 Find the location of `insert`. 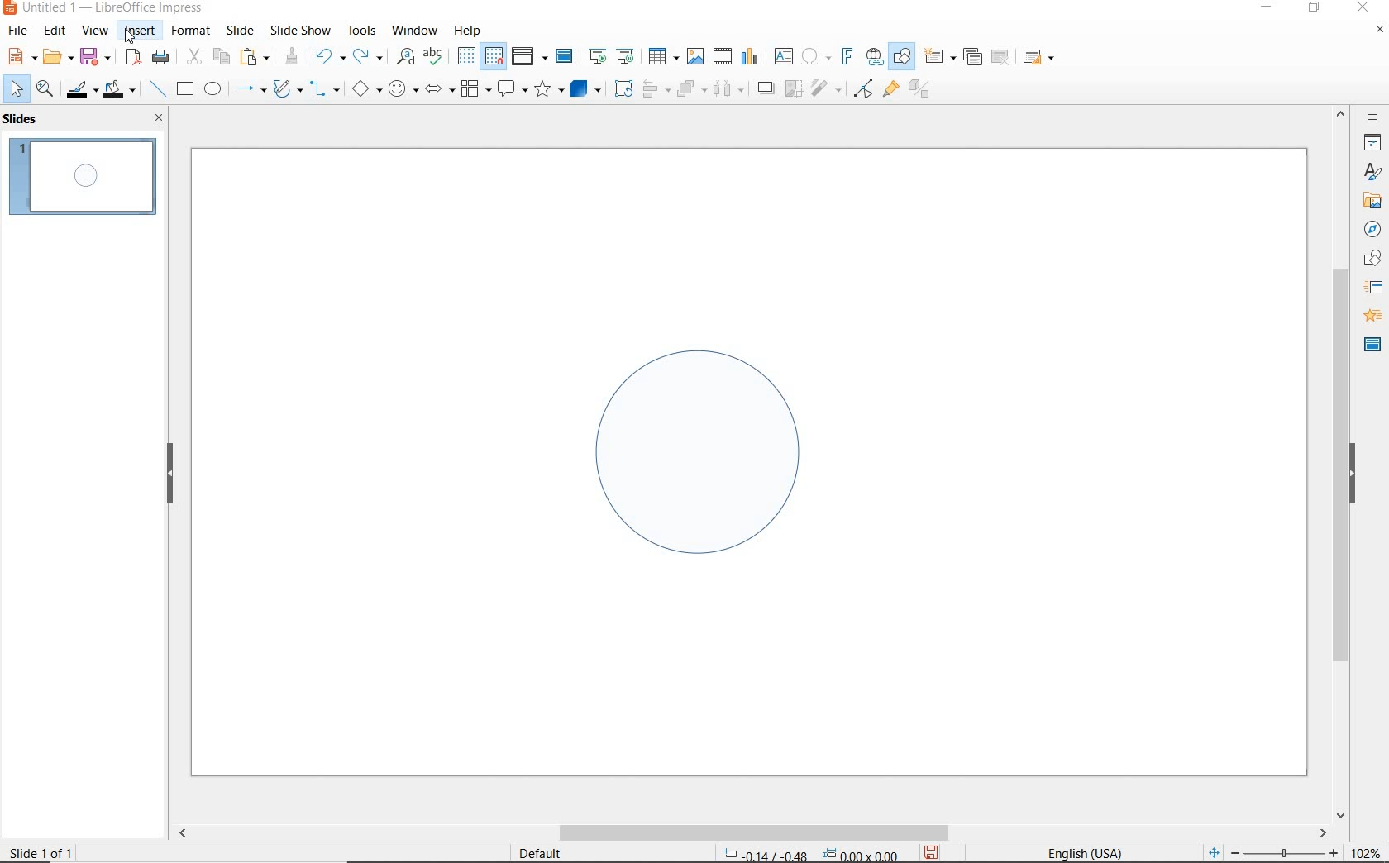

insert is located at coordinates (141, 32).